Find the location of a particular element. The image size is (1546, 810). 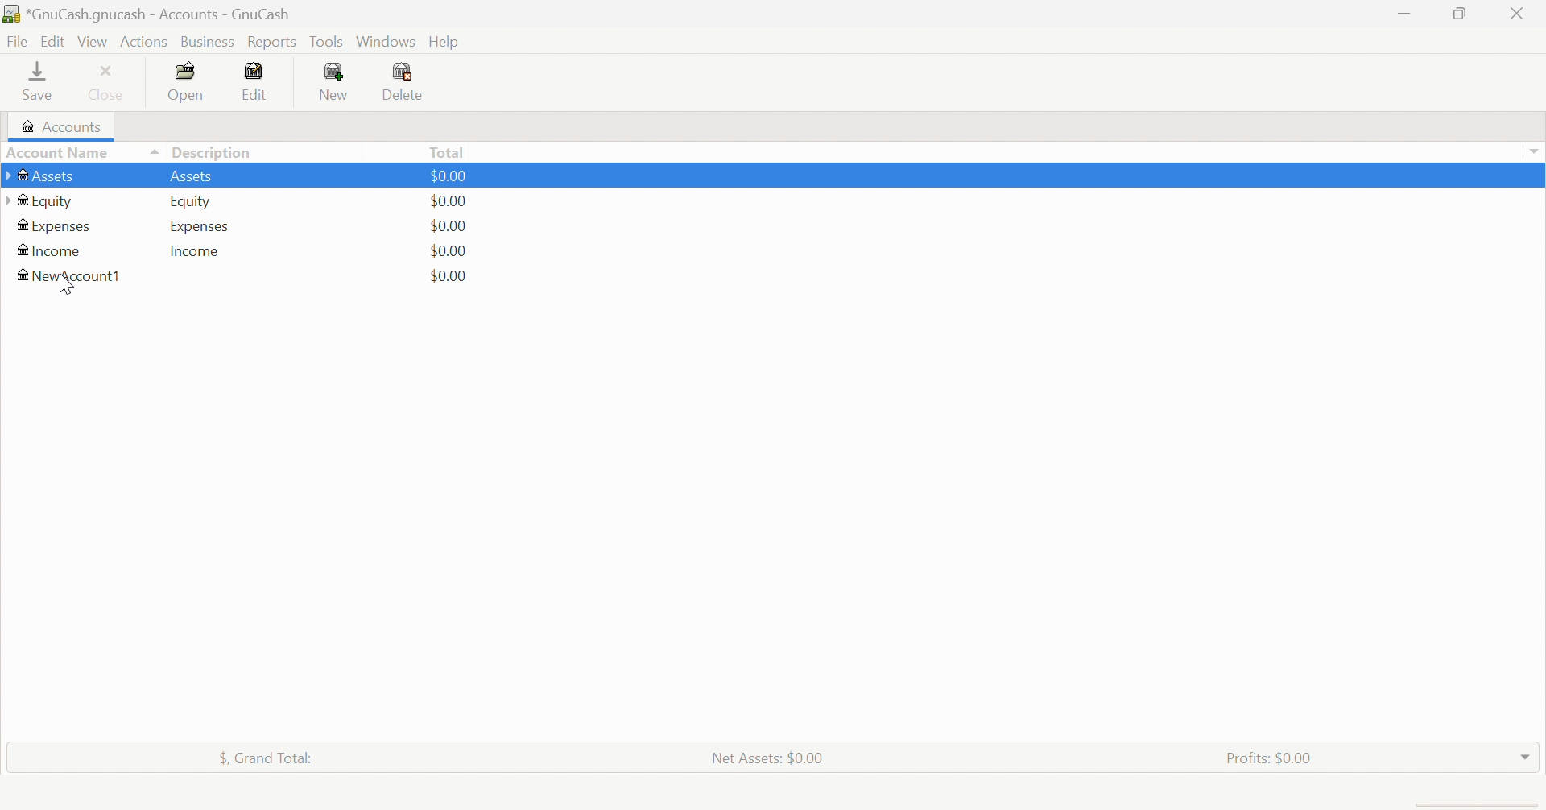

Assets is located at coordinates (43, 176).